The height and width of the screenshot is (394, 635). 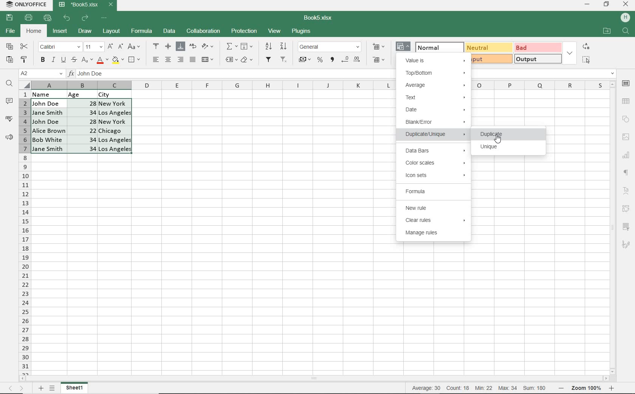 I want to click on SCROLLBAR, so click(x=316, y=379).